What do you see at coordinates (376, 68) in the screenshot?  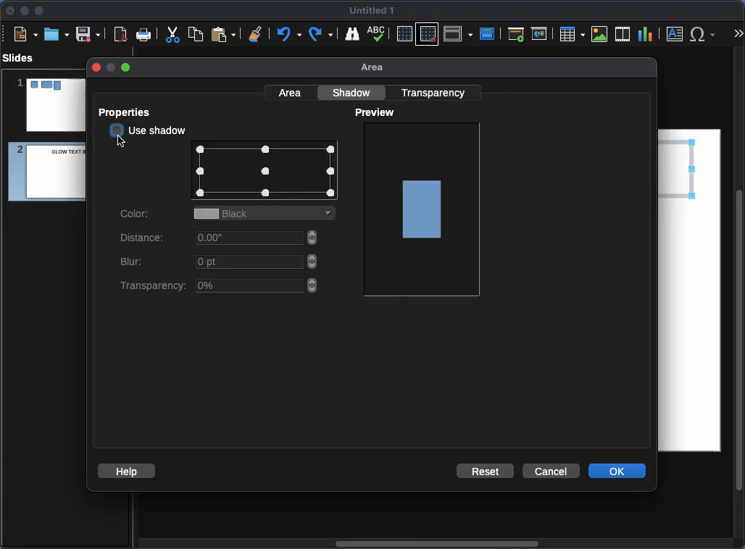 I see `Area` at bounding box center [376, 68].